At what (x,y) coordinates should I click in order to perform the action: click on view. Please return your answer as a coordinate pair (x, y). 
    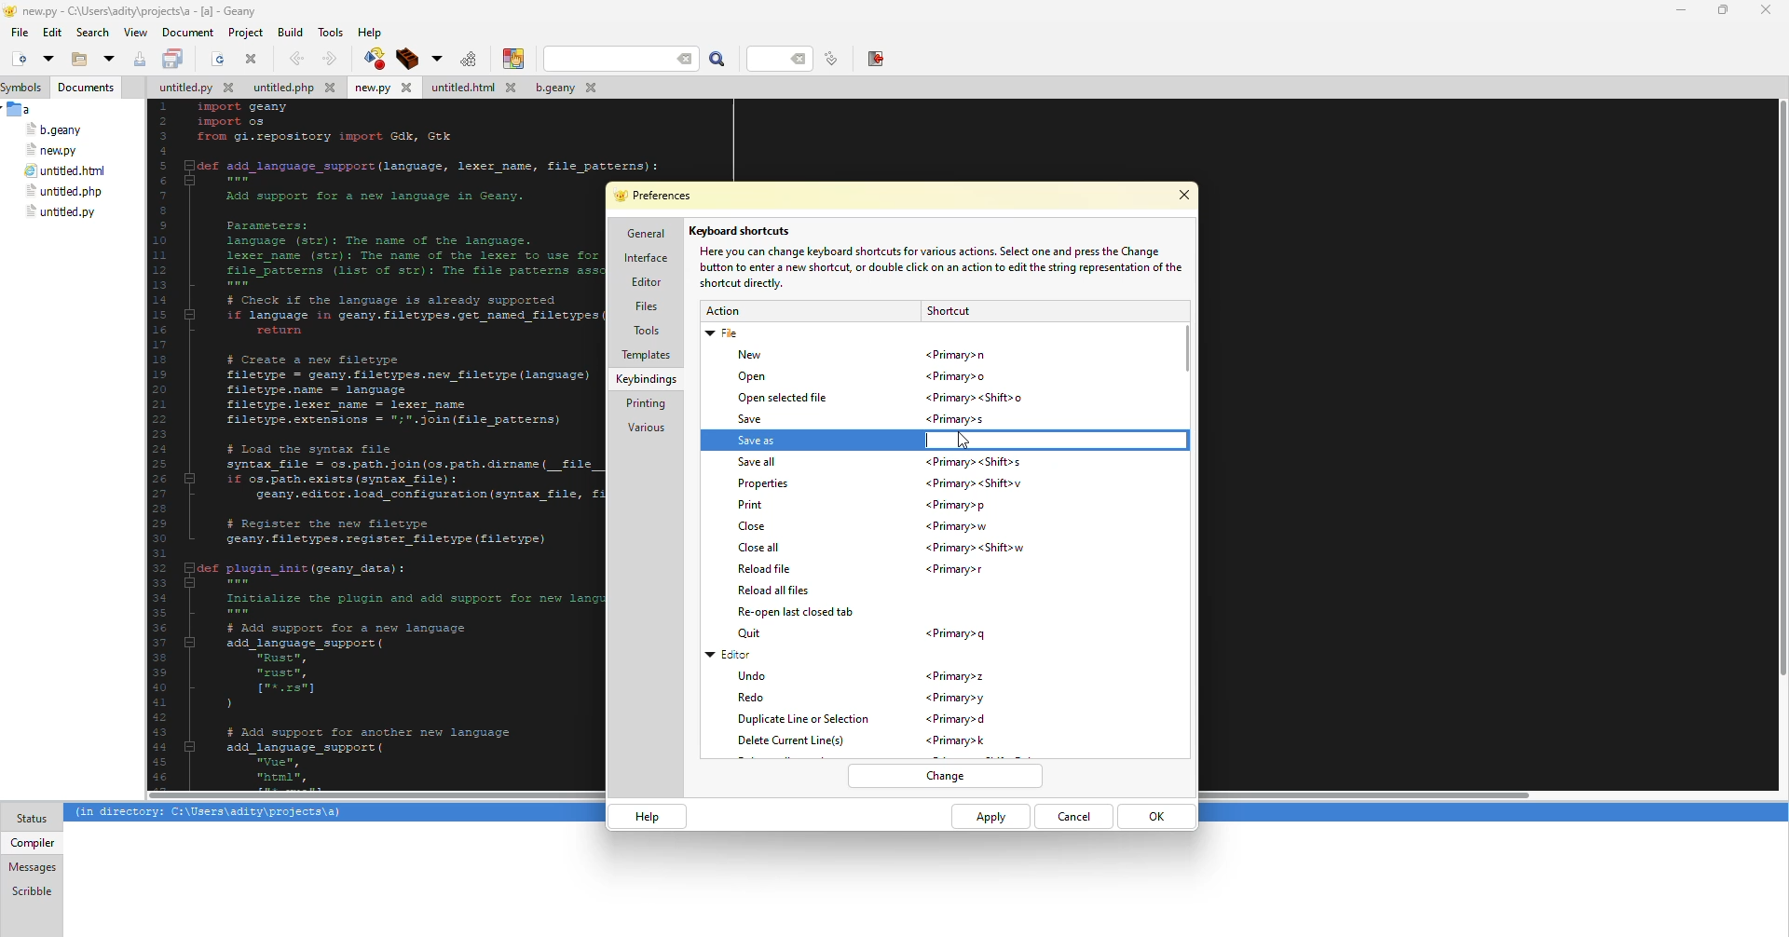
    Looking at the image, I should click on (135, 33).